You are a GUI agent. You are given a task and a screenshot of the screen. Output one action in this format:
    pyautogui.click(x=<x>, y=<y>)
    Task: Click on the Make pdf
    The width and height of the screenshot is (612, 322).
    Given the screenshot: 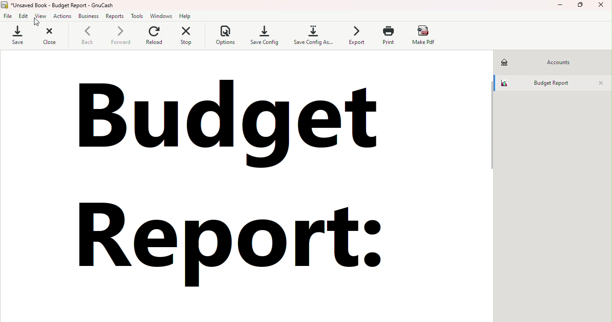 What is the action you would take?
    pyautogui.click(x=427, y=36)
    